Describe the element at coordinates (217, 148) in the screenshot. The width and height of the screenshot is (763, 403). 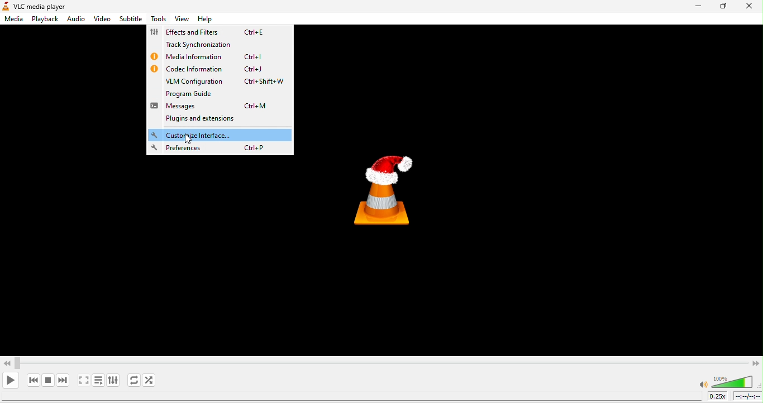
I see `preference` at that location.